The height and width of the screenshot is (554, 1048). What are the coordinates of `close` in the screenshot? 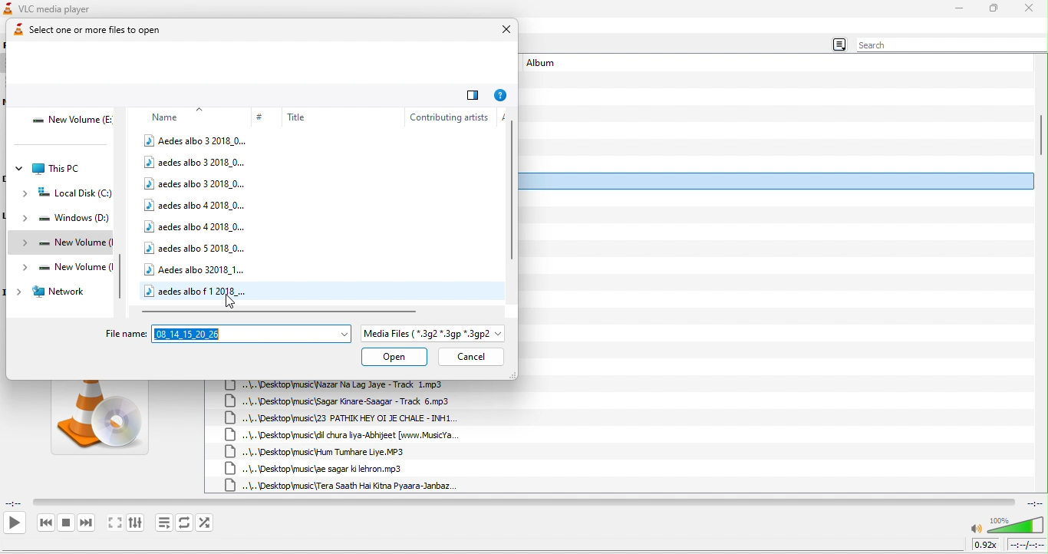 It's located at (1030, 8).